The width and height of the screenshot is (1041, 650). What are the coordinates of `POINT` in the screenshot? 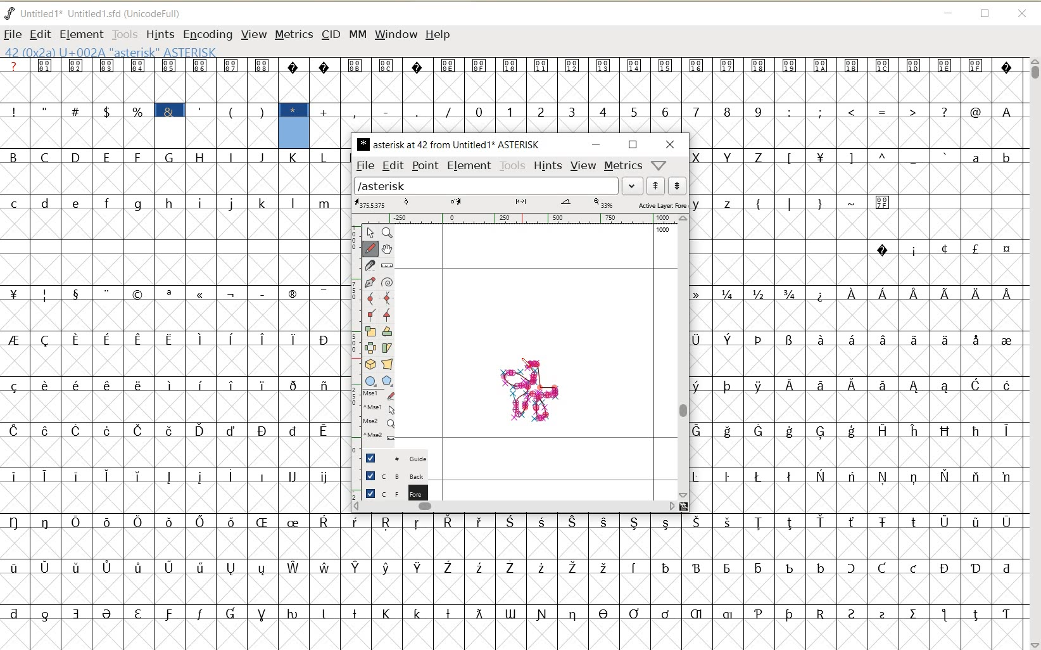 It's located at (426, 166).